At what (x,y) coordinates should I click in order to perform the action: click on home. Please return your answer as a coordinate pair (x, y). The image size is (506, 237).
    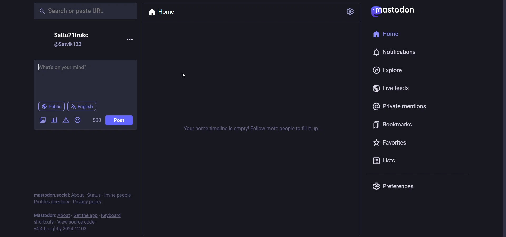
    Looking at the image, I should click on (162, 12).